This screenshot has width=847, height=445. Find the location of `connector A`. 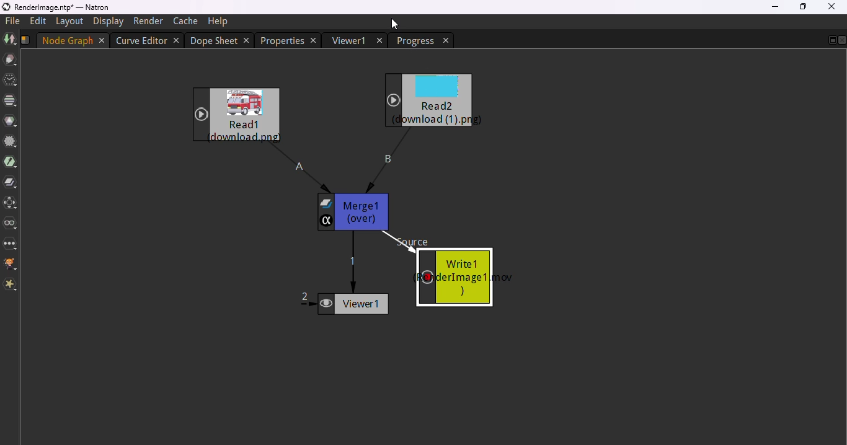

connector A is located at coordinates (303, 168).